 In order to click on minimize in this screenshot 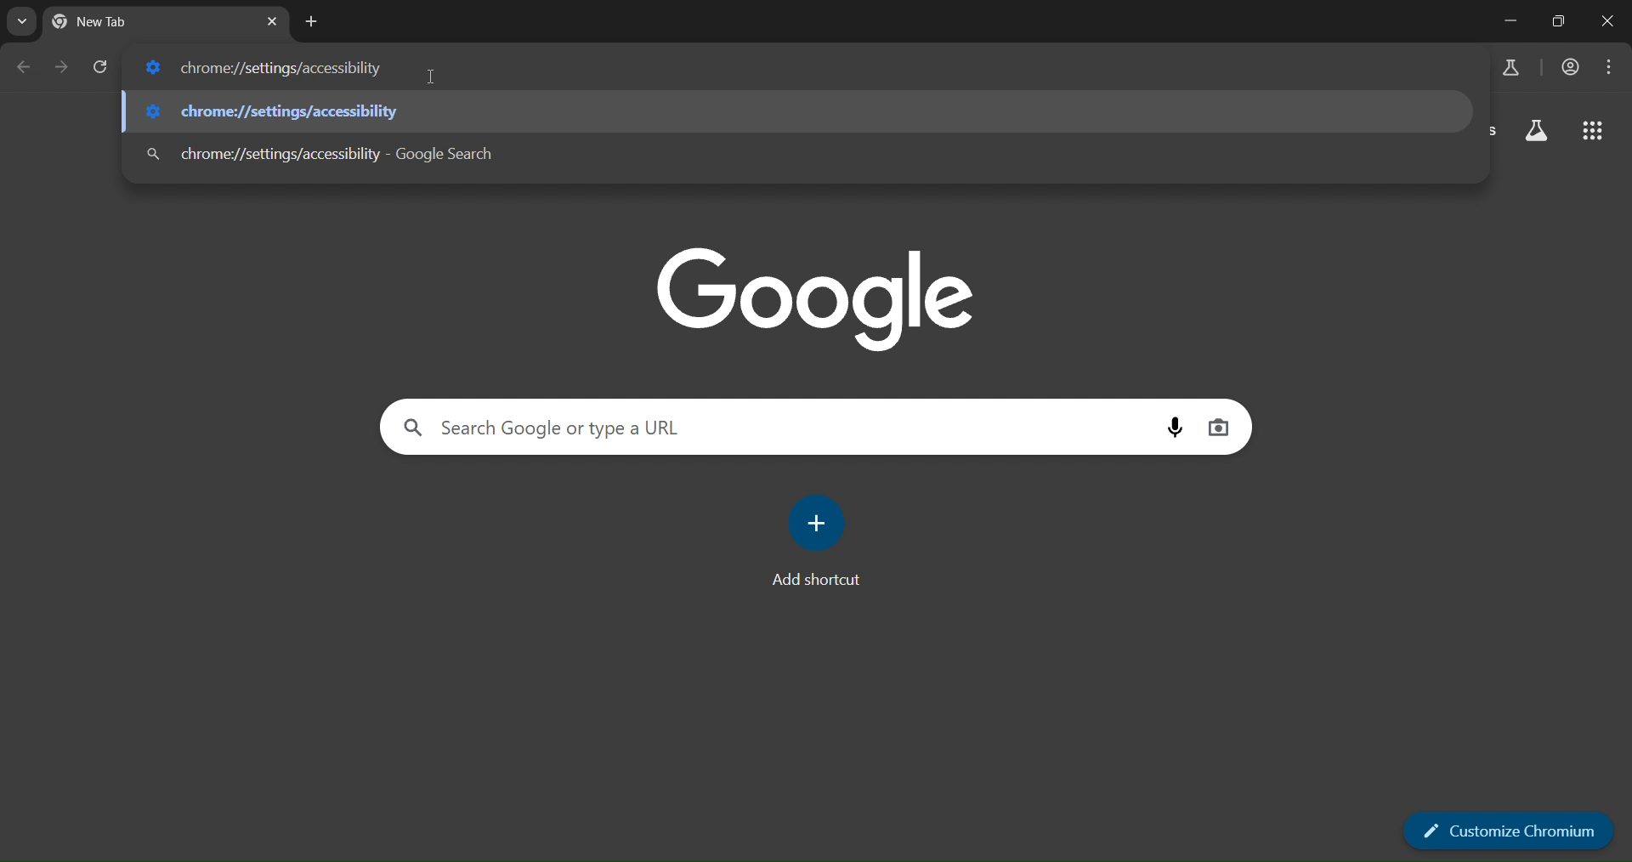, I will do `click(1509, 18)`.